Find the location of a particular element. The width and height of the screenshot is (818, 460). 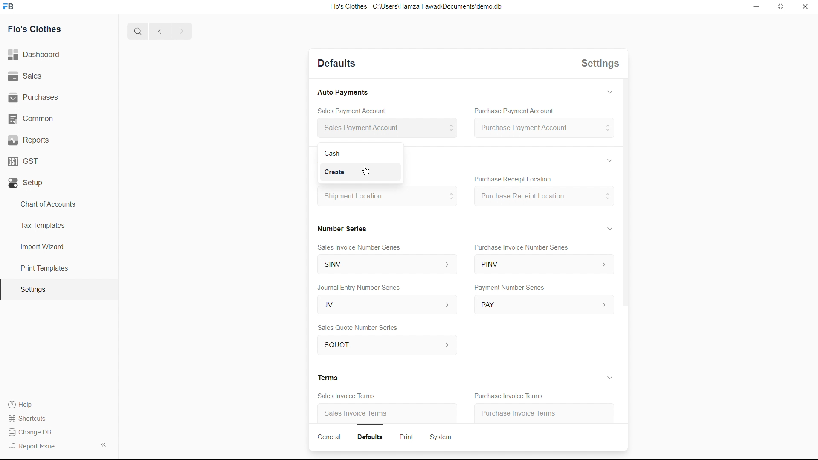

Forward is located at coordinates (181, 31).